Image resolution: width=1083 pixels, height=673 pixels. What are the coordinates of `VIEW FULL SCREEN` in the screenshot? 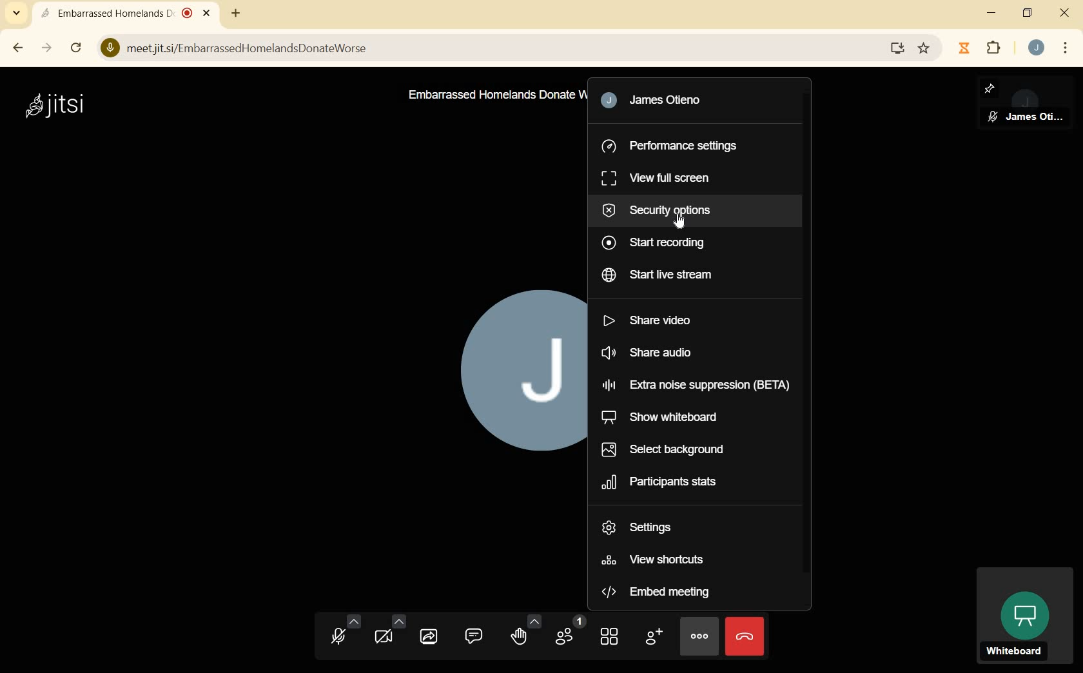 It's located at (666, 179).